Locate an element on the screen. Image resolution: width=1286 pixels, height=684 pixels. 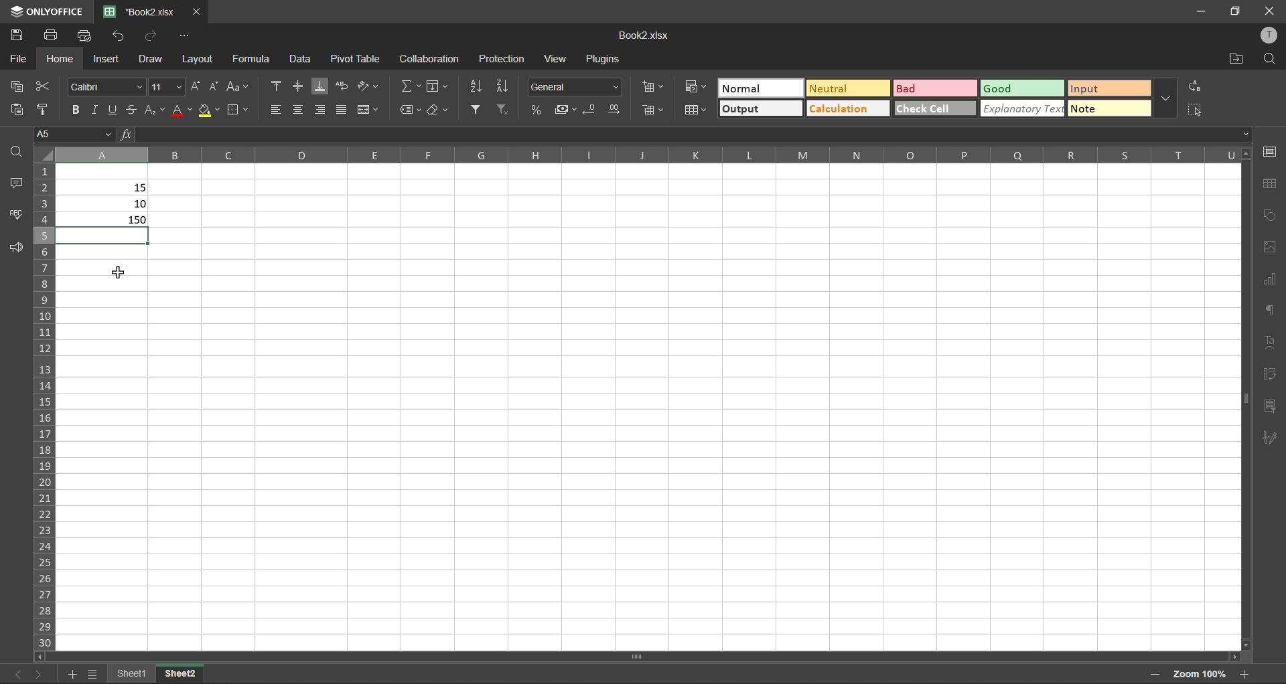
align bottom is located at coordinates (323, 85).